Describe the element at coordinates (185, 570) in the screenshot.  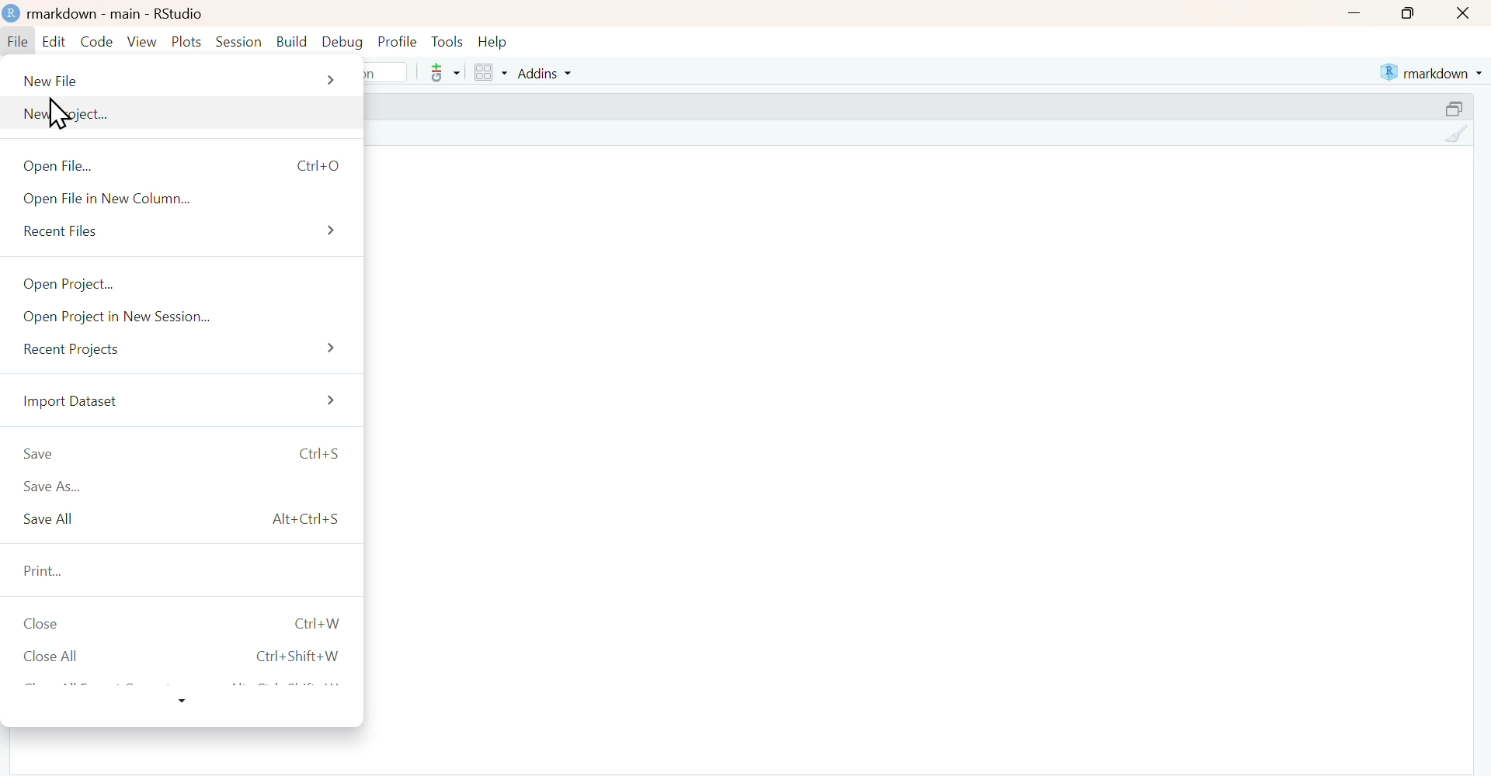
I see `print` at that location.